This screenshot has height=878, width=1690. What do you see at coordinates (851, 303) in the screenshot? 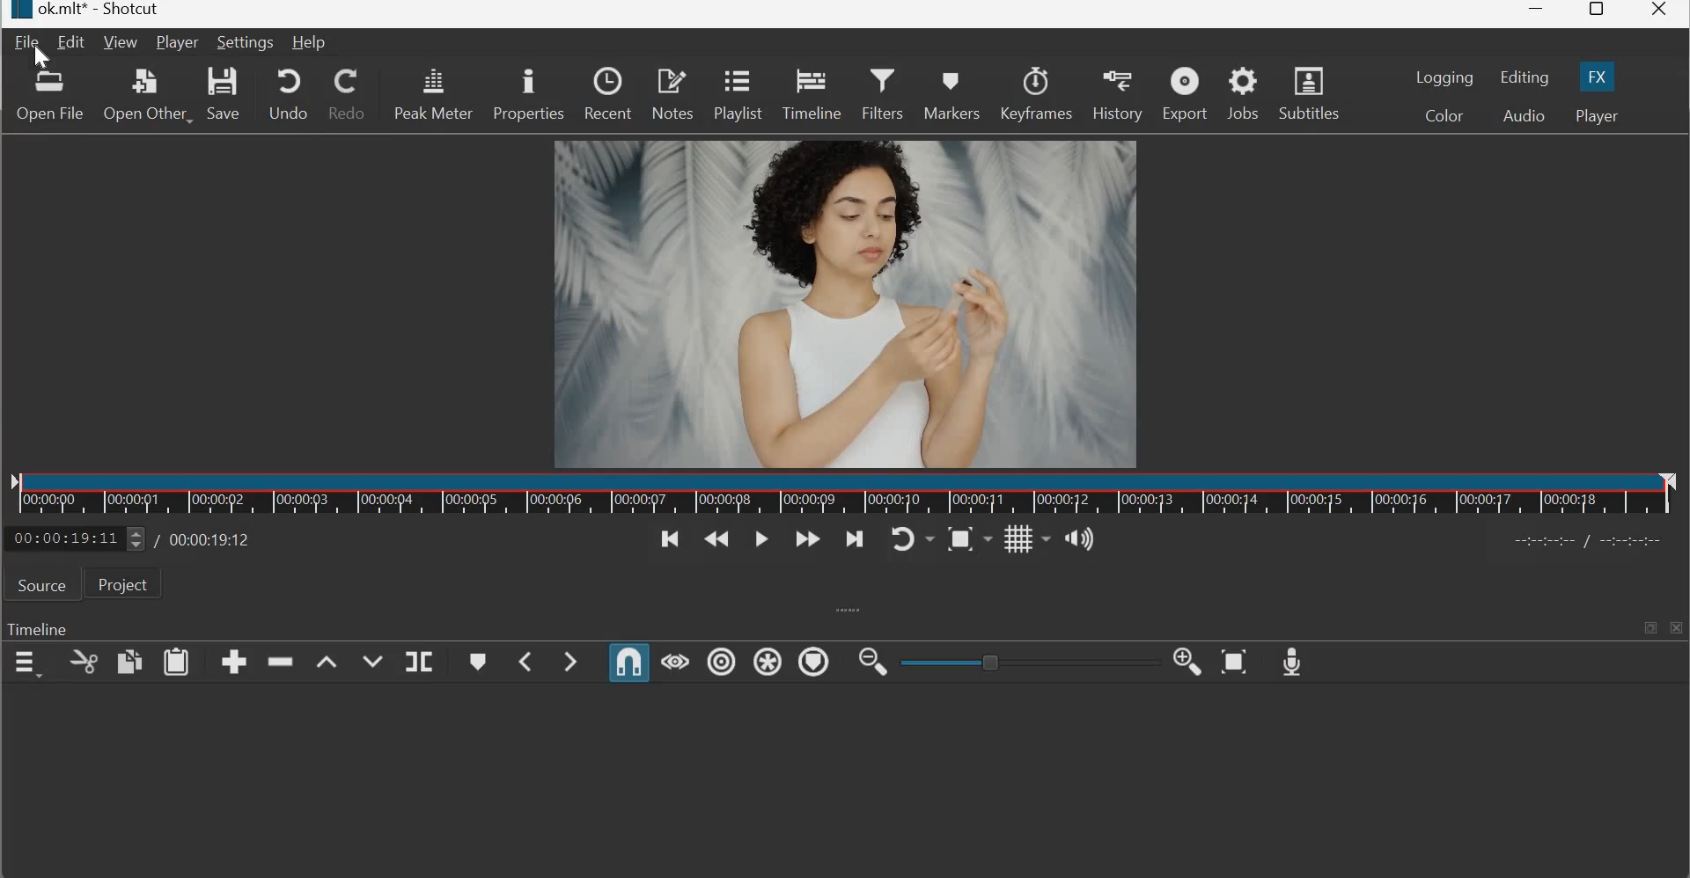
I see `Canvas` at bounding box center [851, 303].